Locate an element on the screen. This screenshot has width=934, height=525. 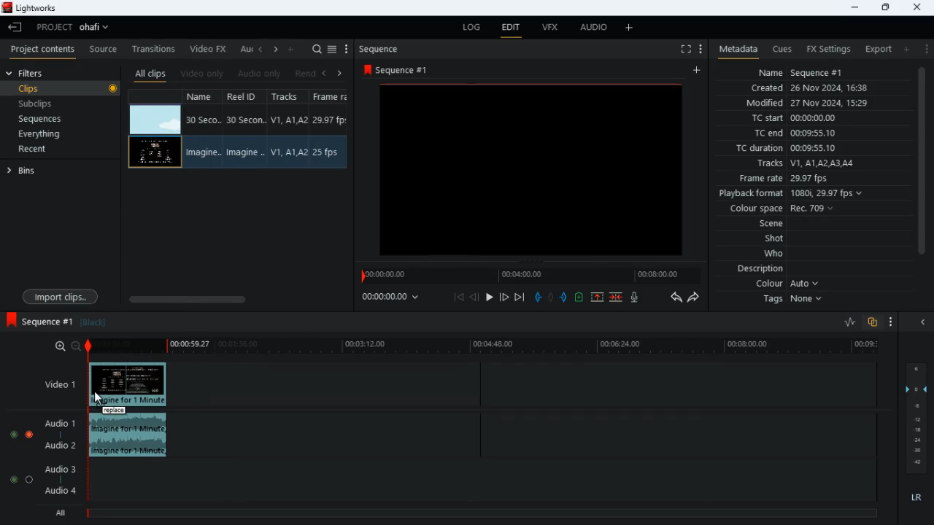
Mouse Cursor is located at coordinates (99, 401).